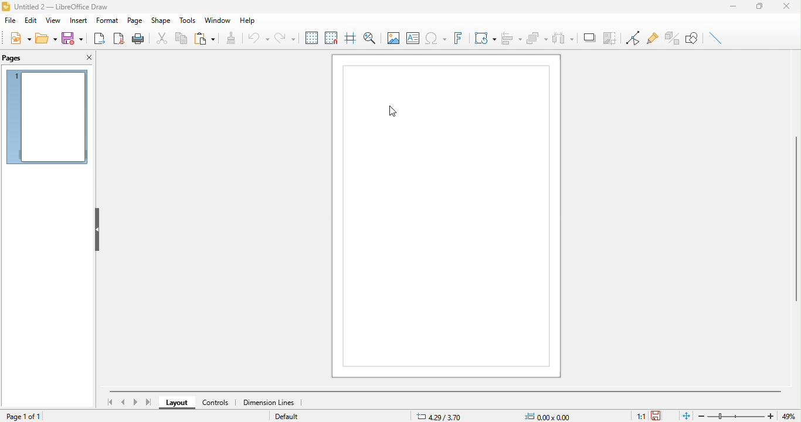 The height and width of the screenshot is (422, 801). I want to click on copy, so click(182, 39).